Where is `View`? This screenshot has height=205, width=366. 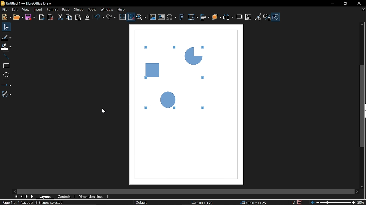 View is located at coordinates (26, 10).